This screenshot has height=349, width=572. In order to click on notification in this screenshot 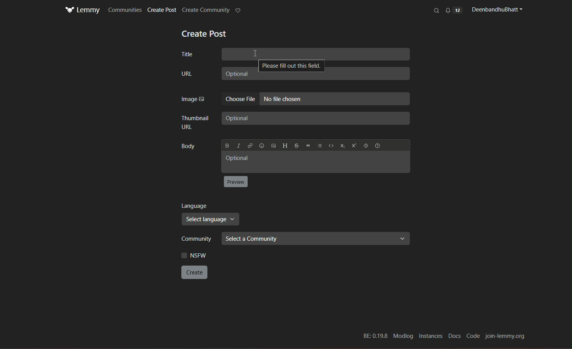, I will do `click(454, 10)`.